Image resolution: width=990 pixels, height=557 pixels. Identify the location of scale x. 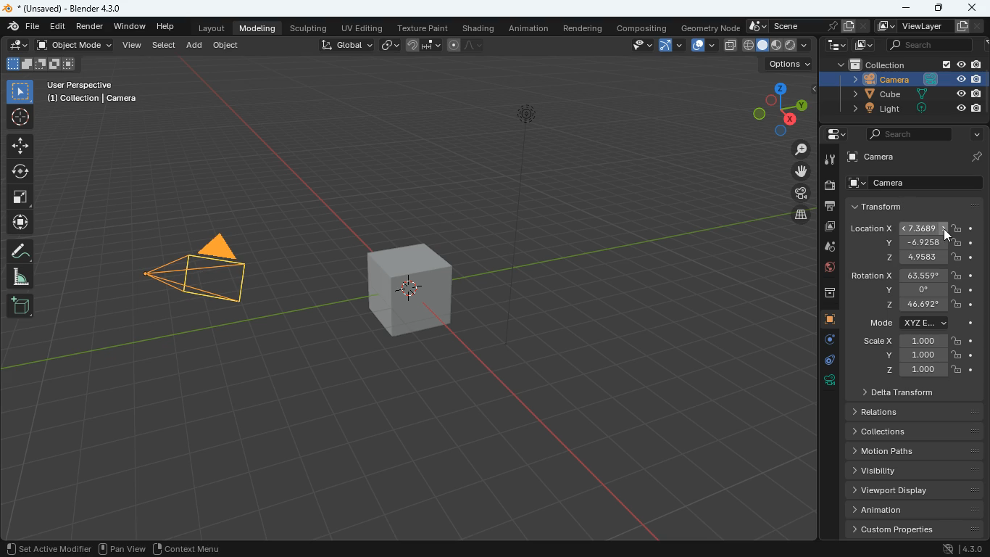
(920, 339).